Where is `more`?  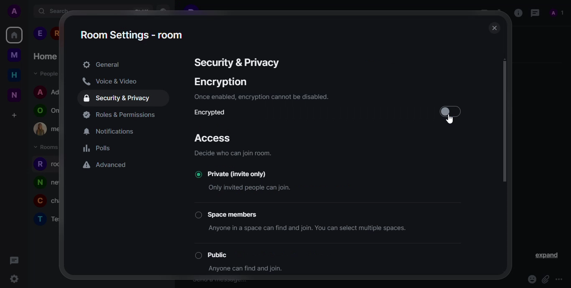 more is located at coordinates (561, 279).